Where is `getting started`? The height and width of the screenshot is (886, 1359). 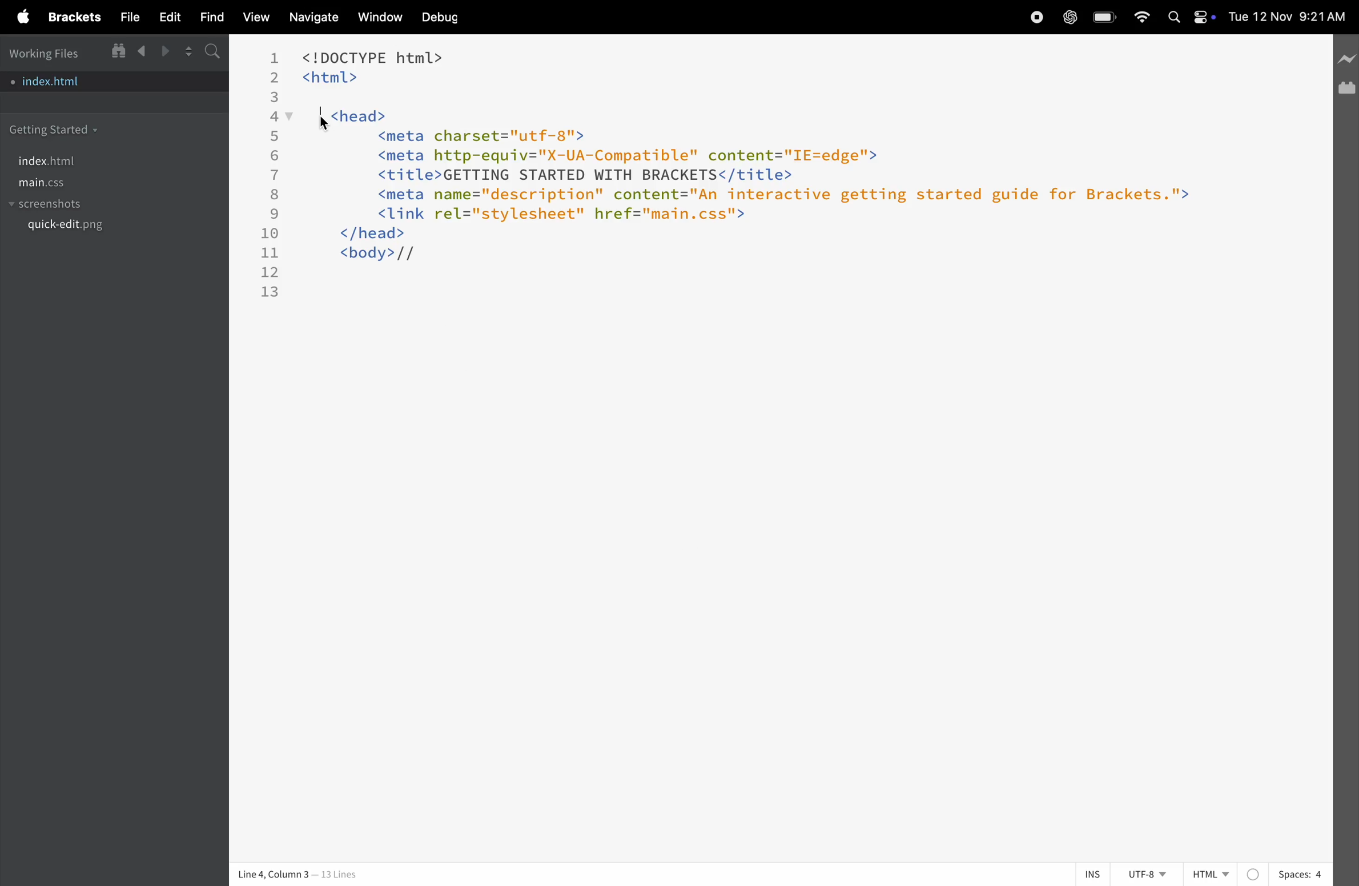
getting started is located at coordinates (63, 129).